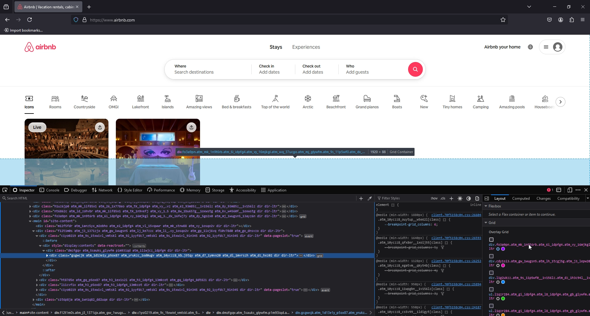  What do you see at coordinates (401, 307) in the screenshot?
I see `media query ` at bounding box center [401, 307].